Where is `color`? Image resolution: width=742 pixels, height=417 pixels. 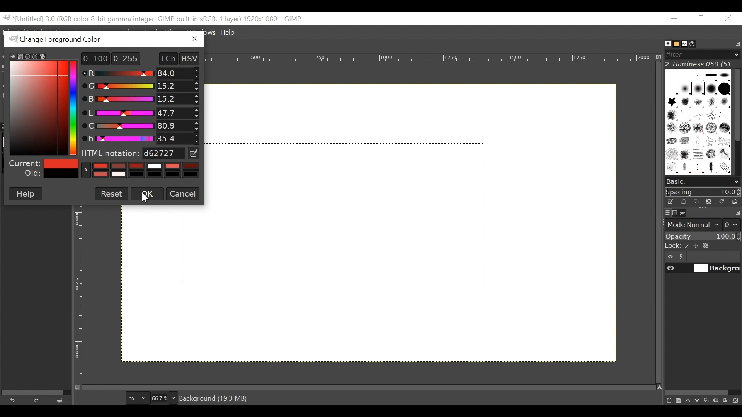 color is located at coordinates (32, 103).